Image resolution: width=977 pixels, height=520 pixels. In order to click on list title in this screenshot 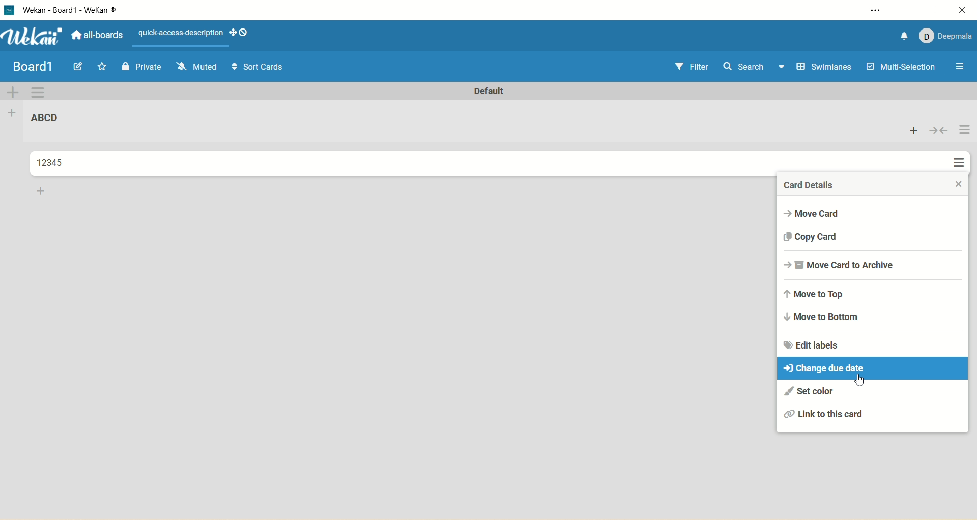, I will do `click(45, 117)`.